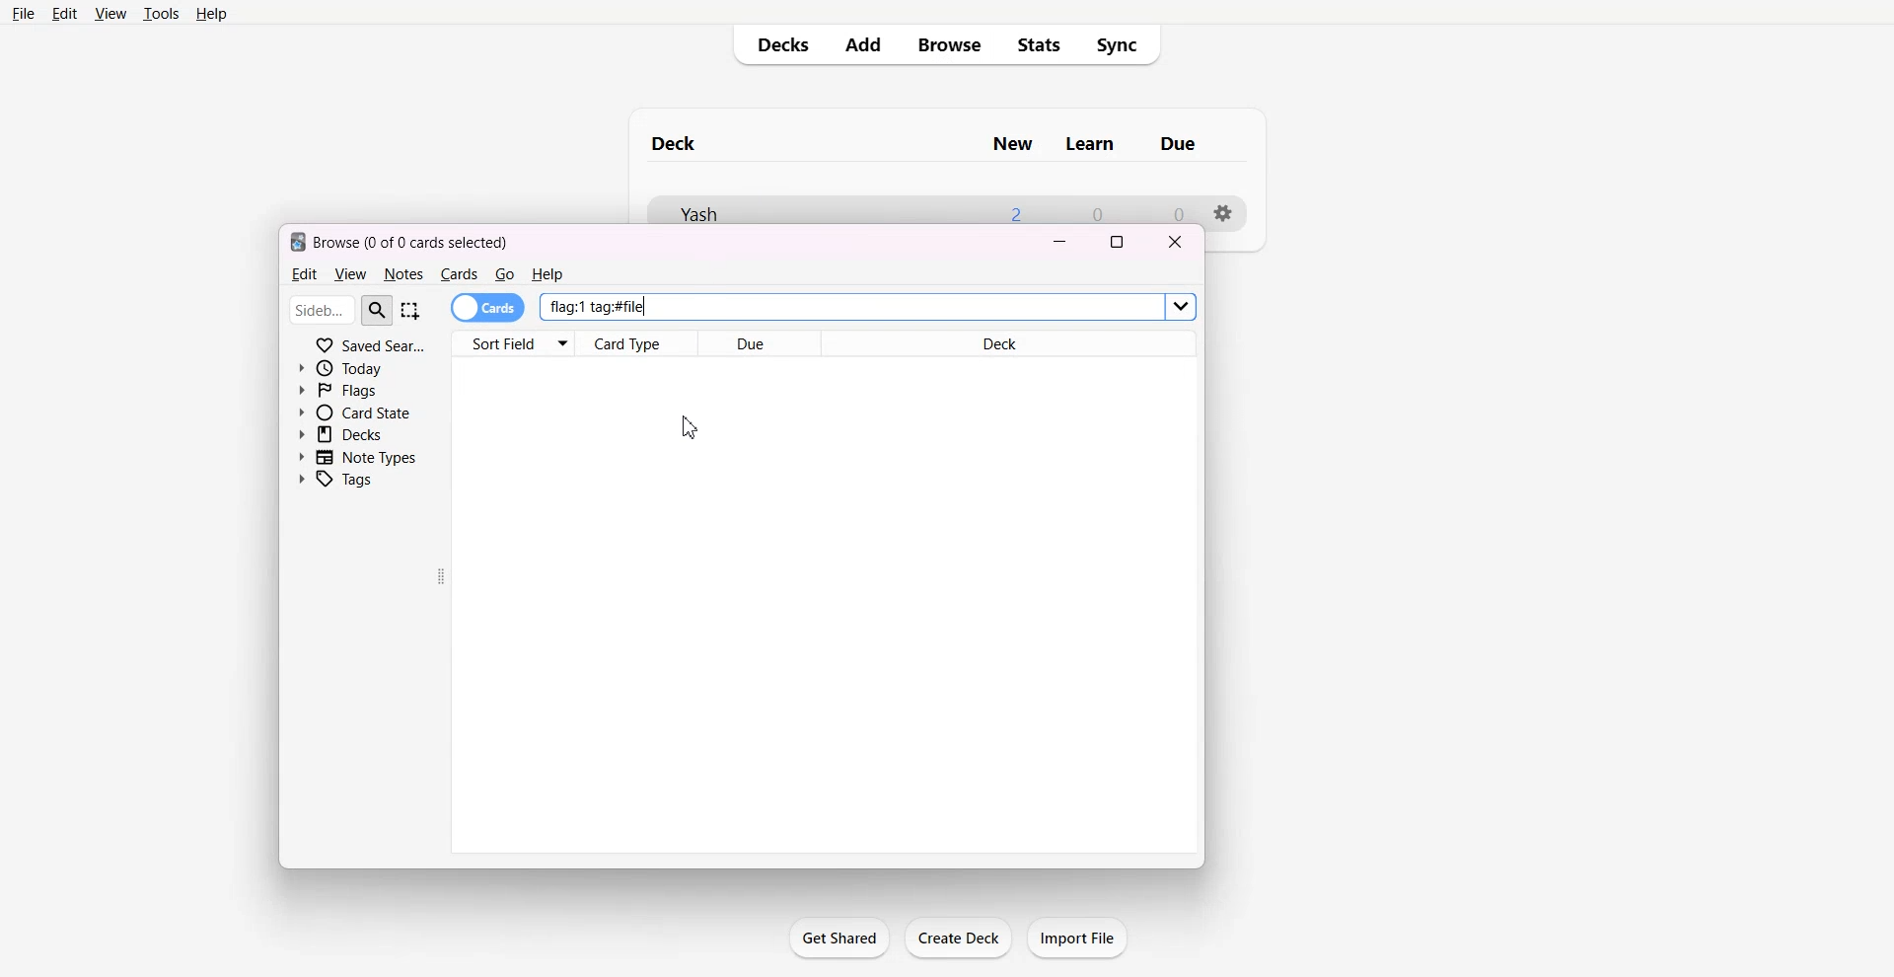 The width and height of the screenshot is (1894, 977). I want to click on Flags, so click(351, 391).